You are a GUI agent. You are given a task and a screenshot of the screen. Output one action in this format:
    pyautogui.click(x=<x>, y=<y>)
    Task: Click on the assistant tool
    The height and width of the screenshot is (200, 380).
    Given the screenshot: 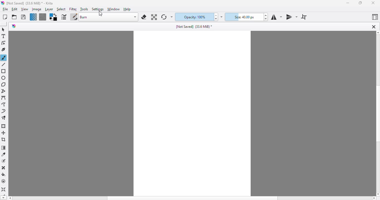 What is the action you would take?
    pyautogui.click(x=4, y=190)
    